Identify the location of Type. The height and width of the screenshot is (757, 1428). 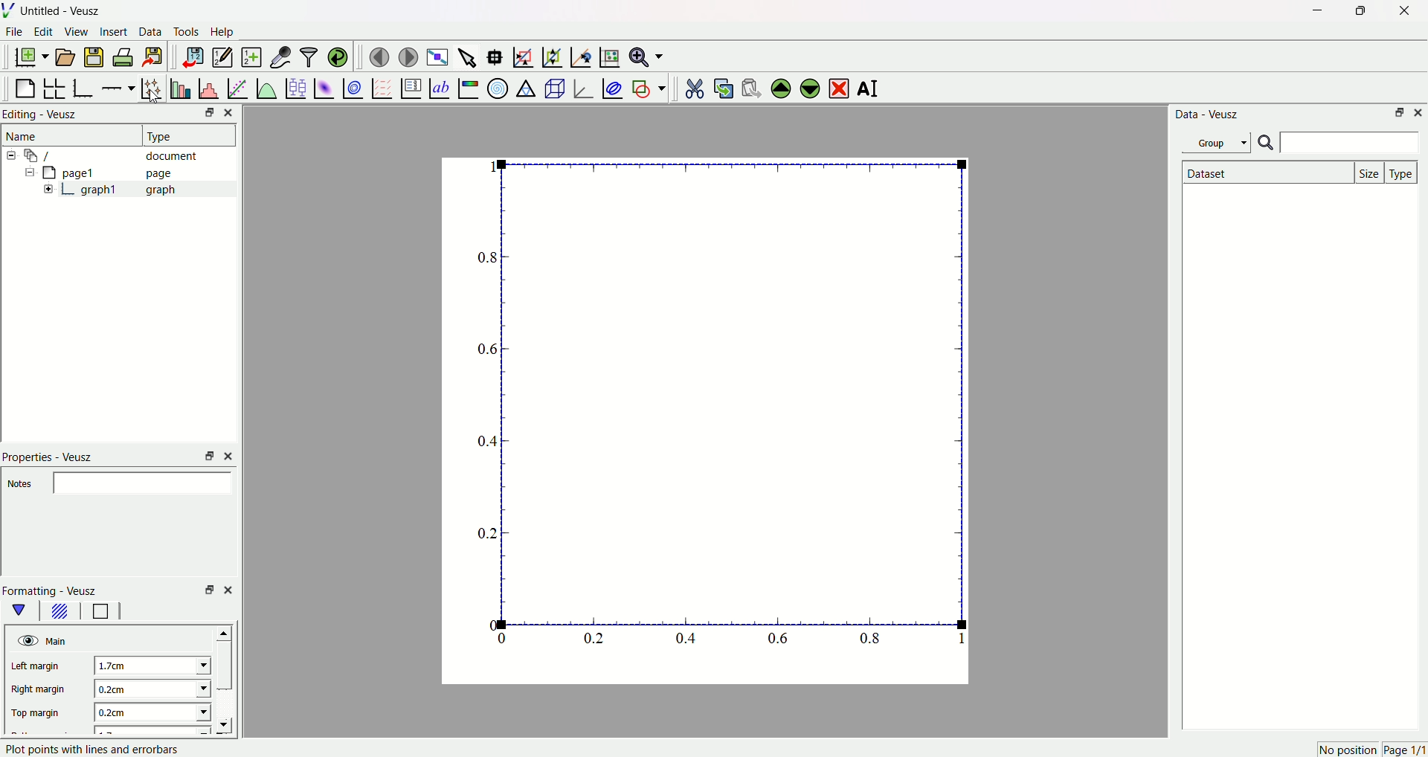
(182, 135).